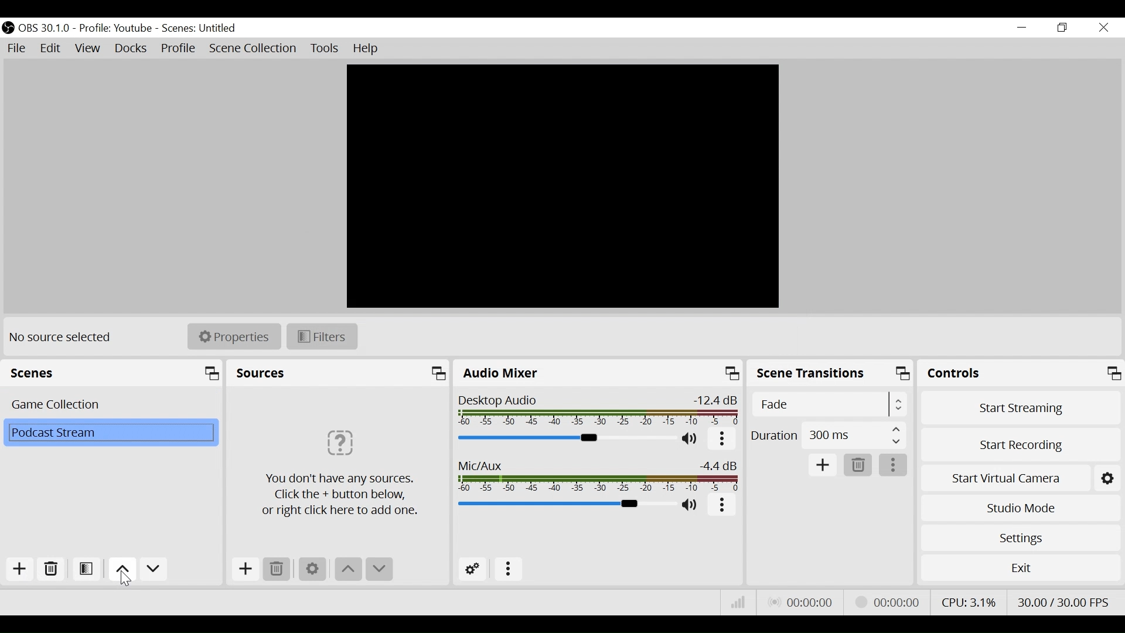  I want to click on Scene , so click(108, 431).